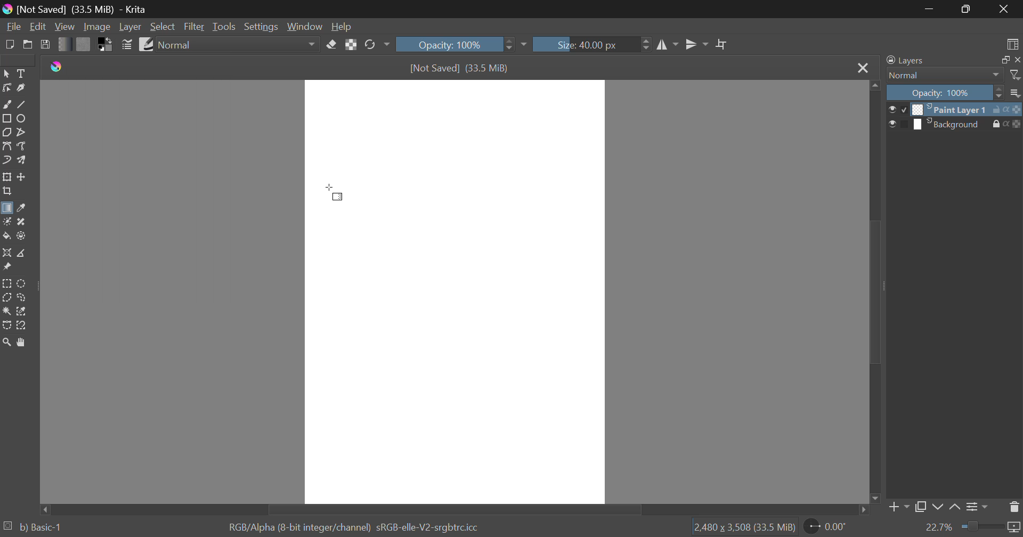  I want to click on Line, so click(22, 103).